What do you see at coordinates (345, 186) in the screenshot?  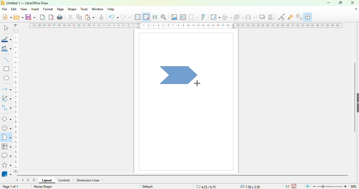 I see `zoom in` at bounding box center [345, 186].